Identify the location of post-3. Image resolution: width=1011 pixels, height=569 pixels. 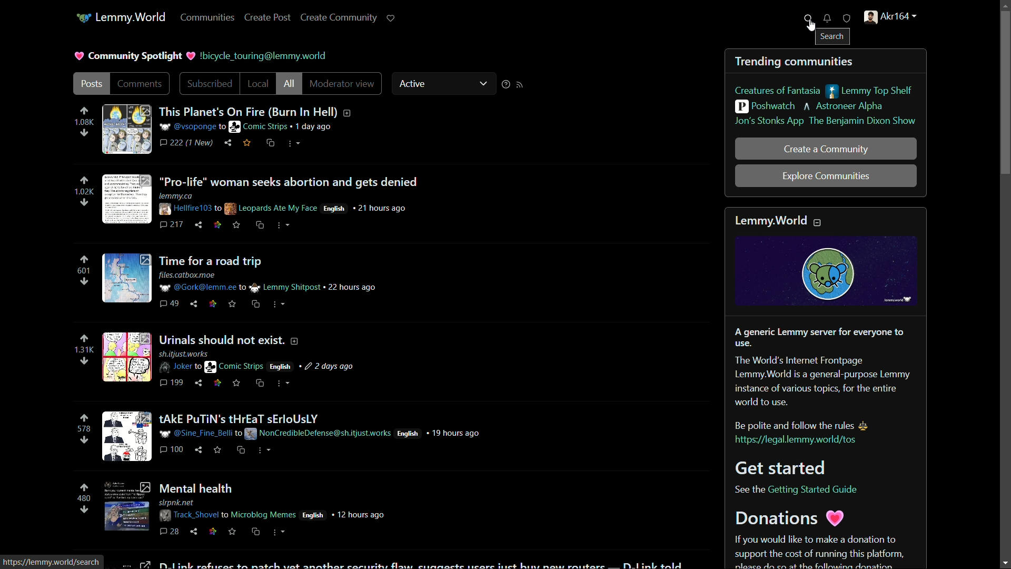
(242, 281).